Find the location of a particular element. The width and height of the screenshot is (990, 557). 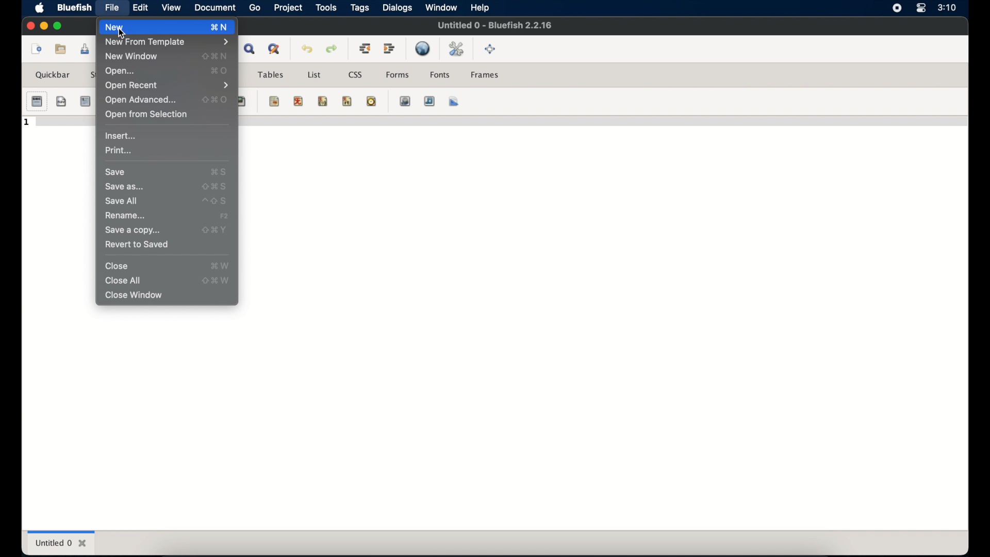

figure is located at coordinates (241, 102).